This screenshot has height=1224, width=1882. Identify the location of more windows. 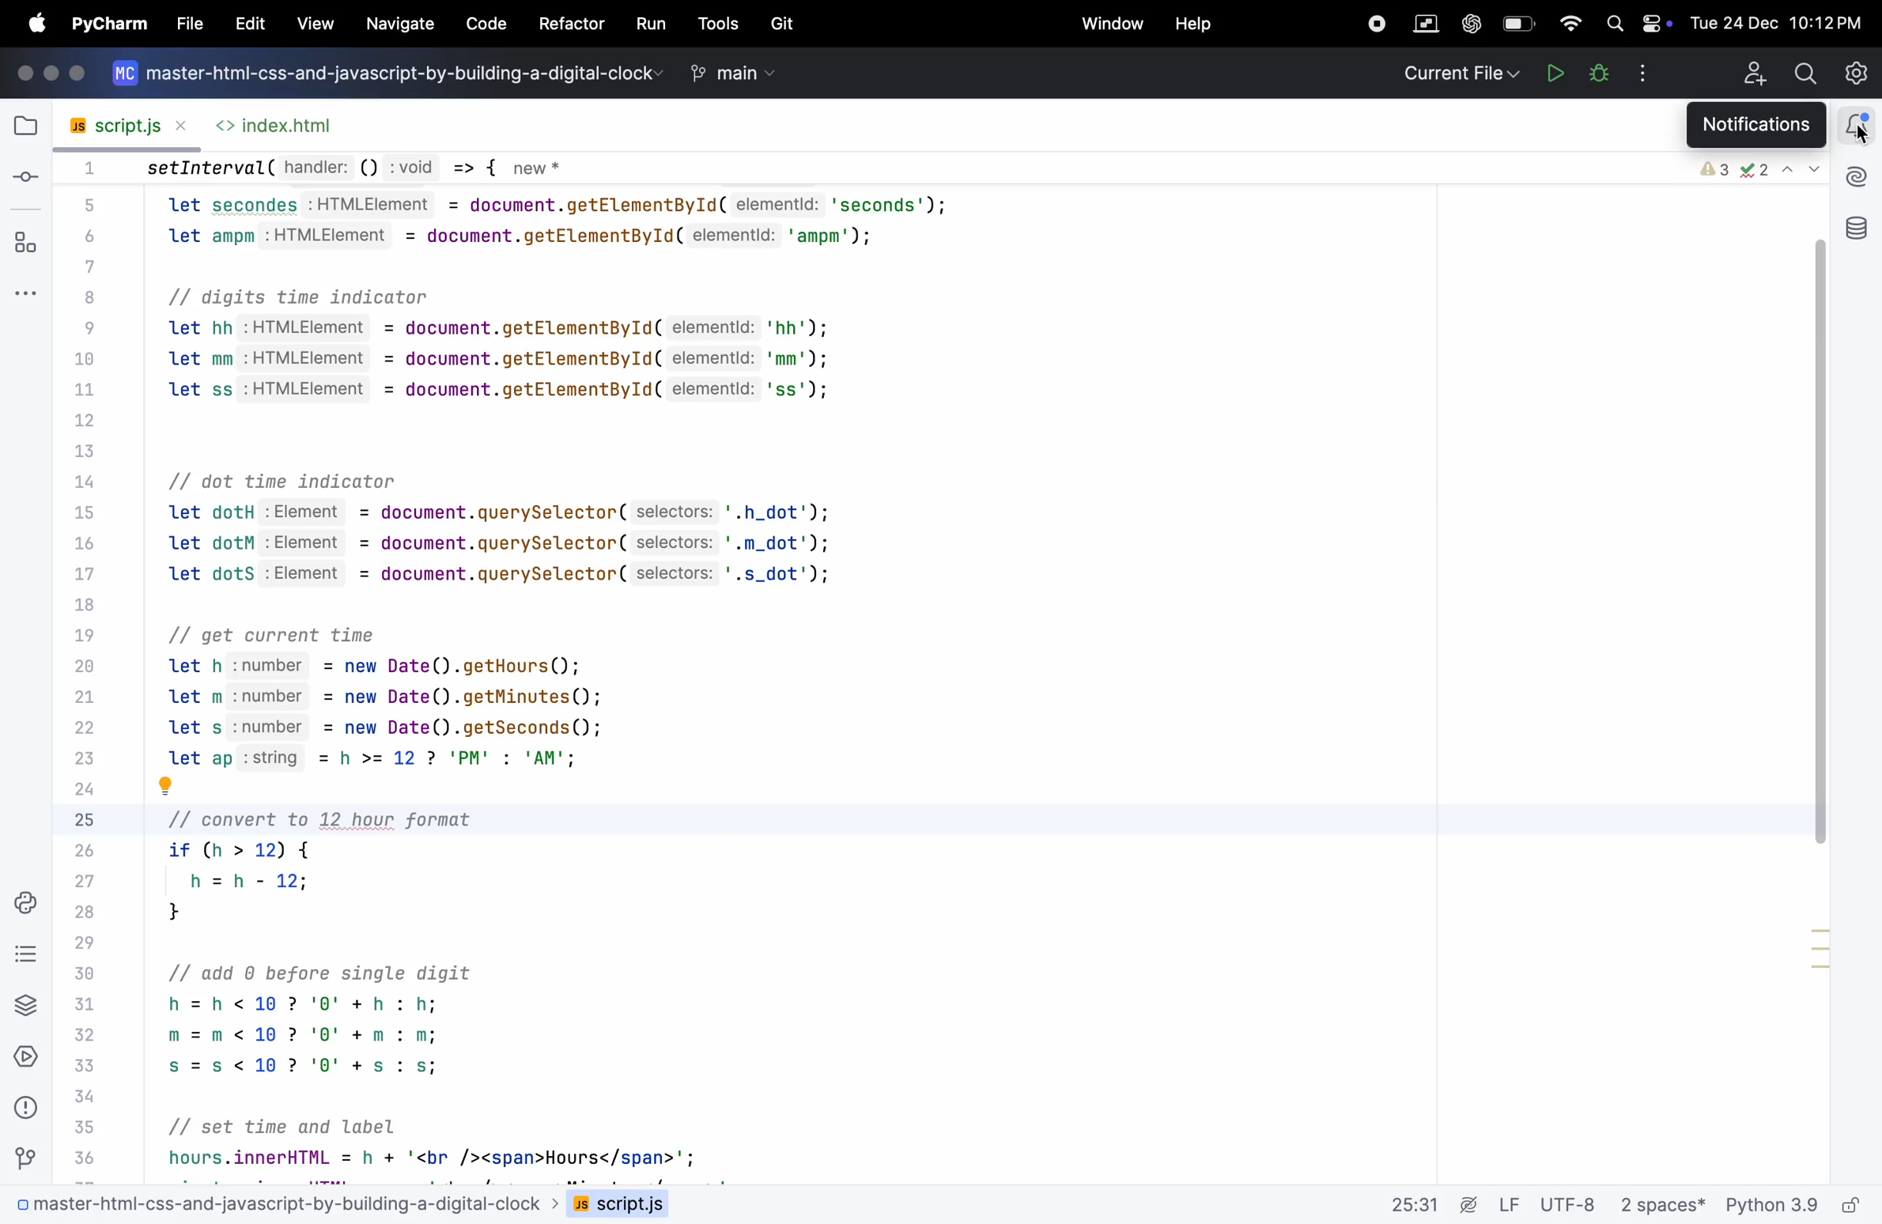
(28, 290).